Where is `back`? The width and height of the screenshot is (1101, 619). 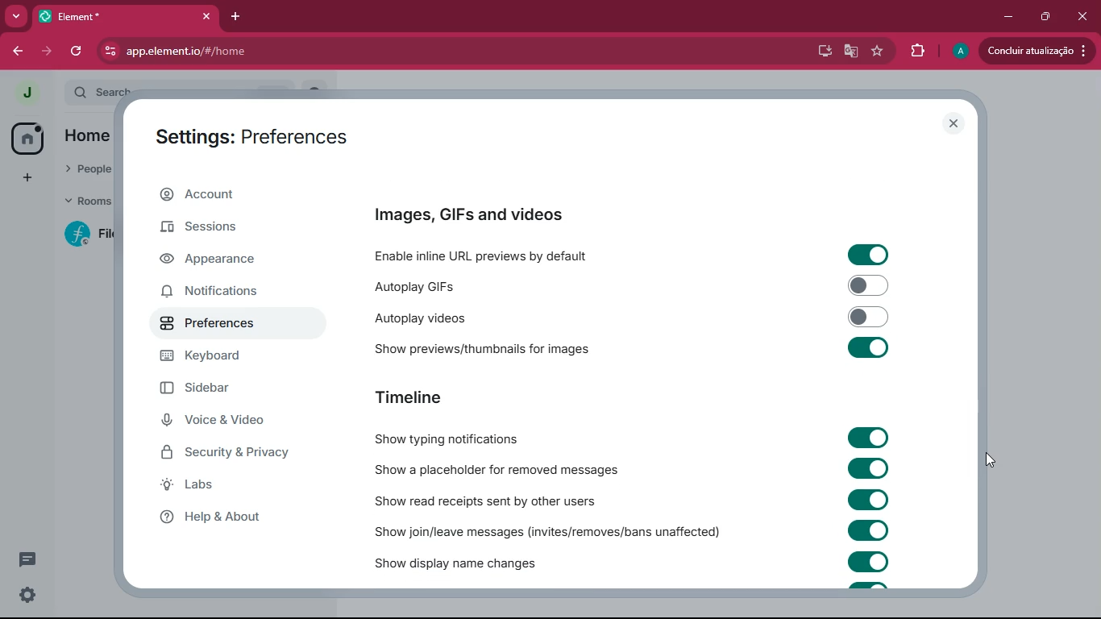
back is located at coordinates (19, 52).